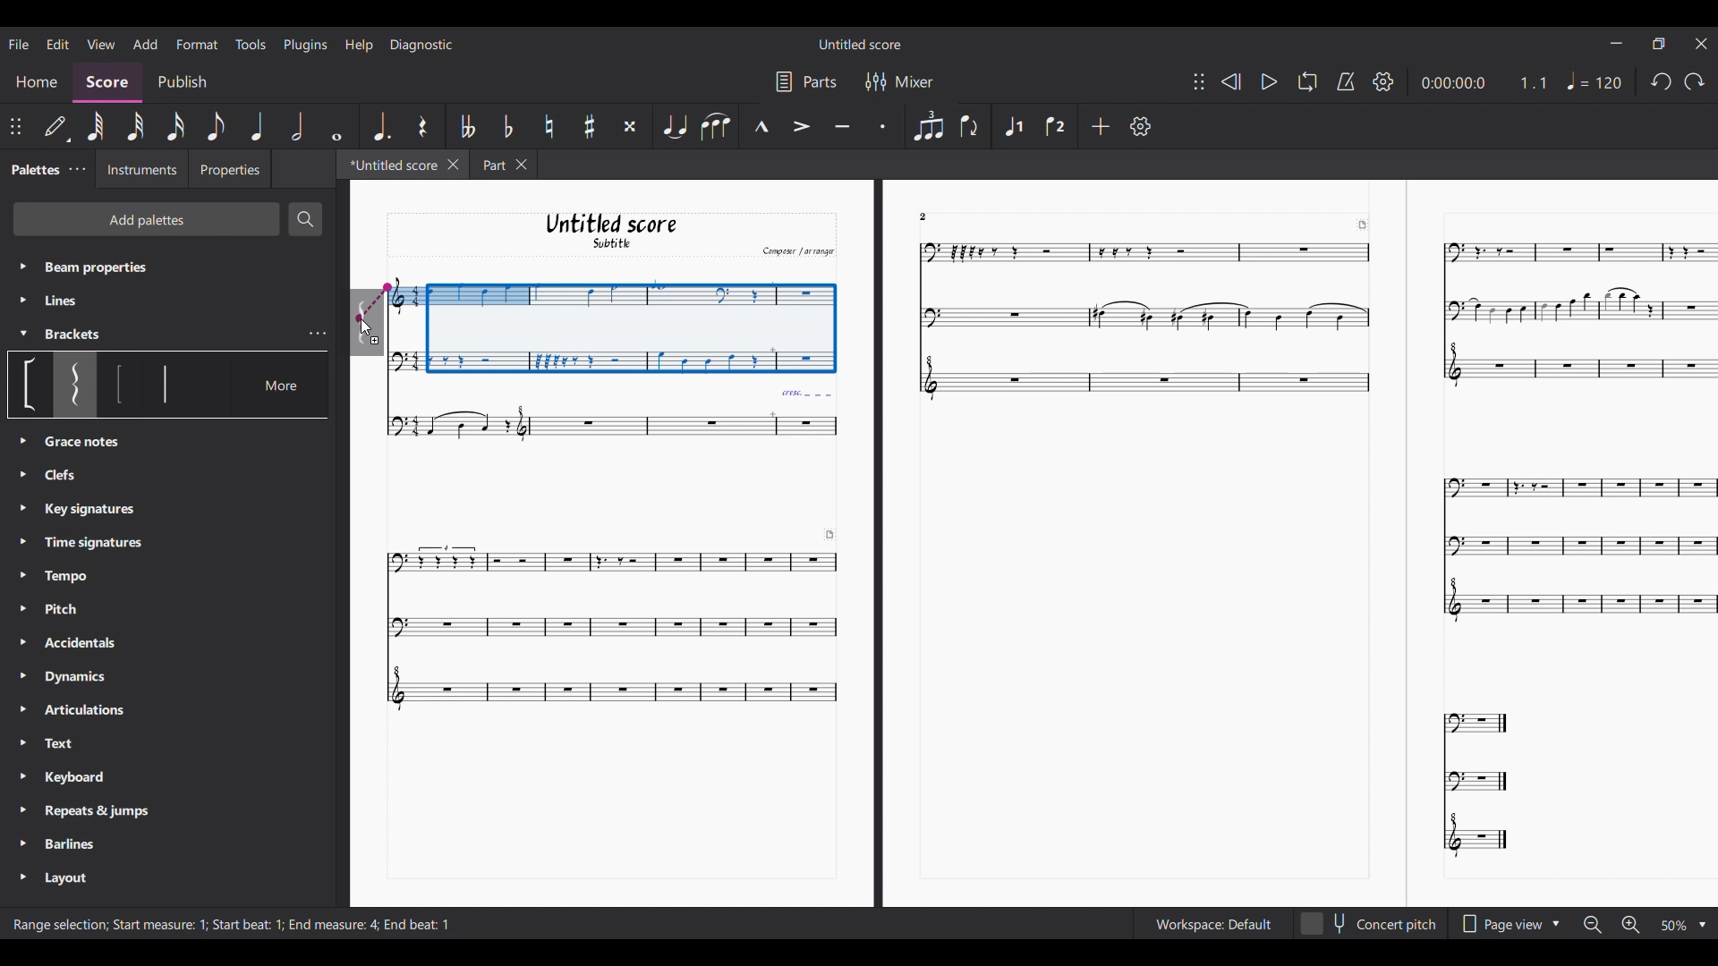 This screenshot has width=1718, height=966. I want to click on Settings, so click(1384, 81).